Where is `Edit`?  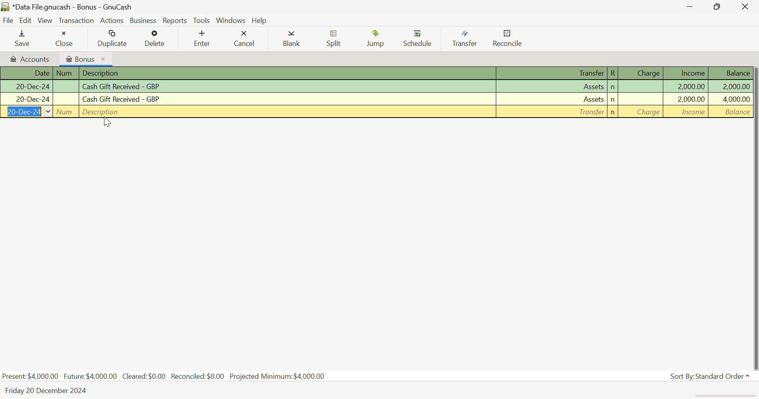 Edit is located at coordinates (27, 21).